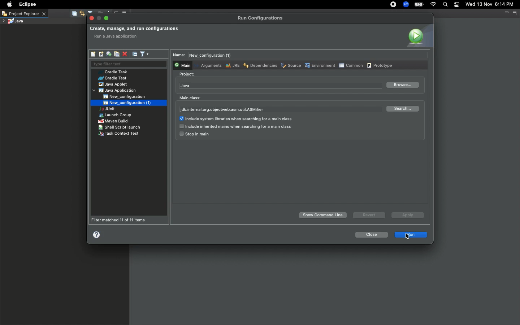 The width and height of the screenshot is (520, 325). What do you see at coordinates (515, 13) in the screenshot?
I see `Maximize` at bounding box center [515, 13].